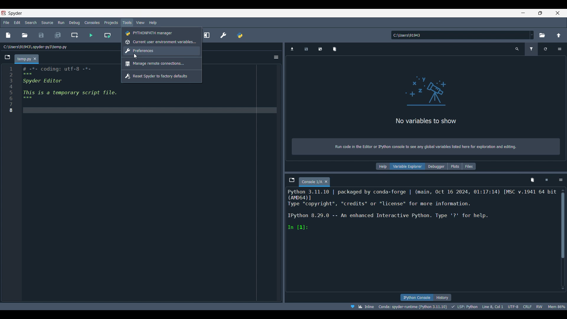 The image size is (567, 319). I want to click on Reset Spyder to factory default, so click(162, 76).